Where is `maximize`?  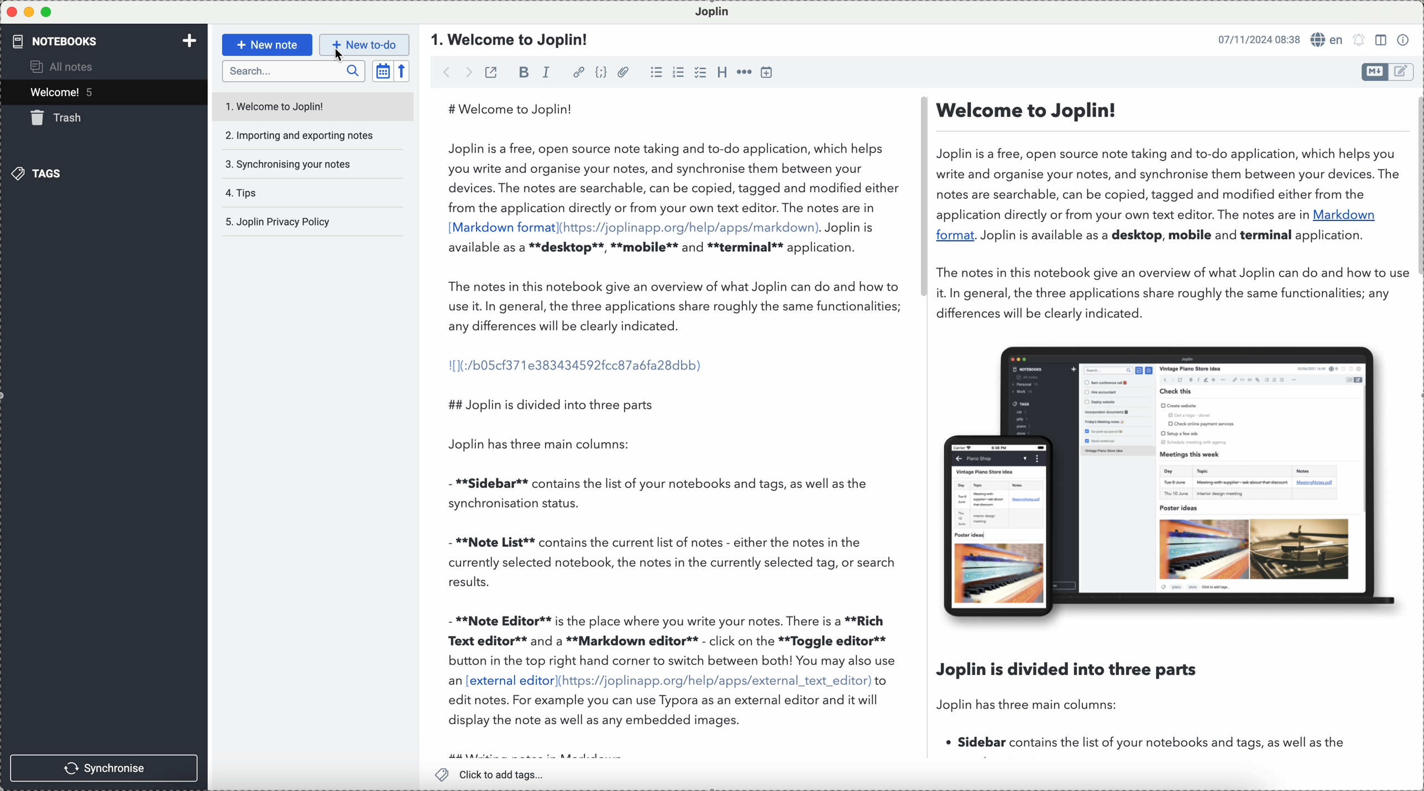
maximize is located at coordinates (46, 12).